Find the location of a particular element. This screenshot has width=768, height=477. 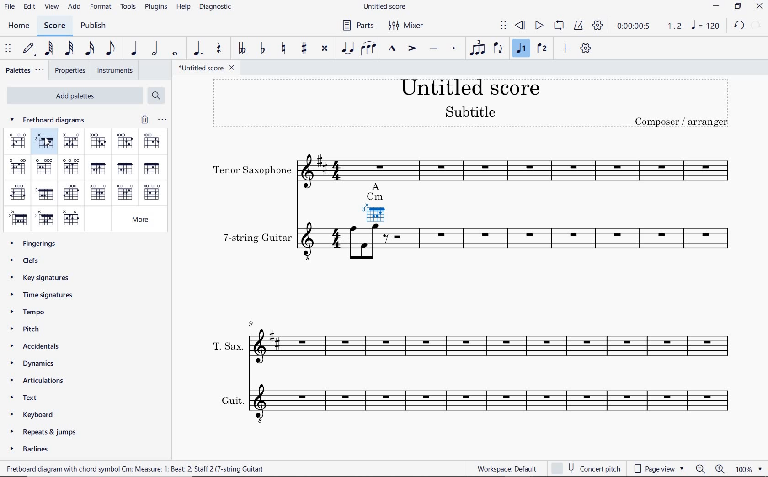

cursor is located at coordinates (48, 142).